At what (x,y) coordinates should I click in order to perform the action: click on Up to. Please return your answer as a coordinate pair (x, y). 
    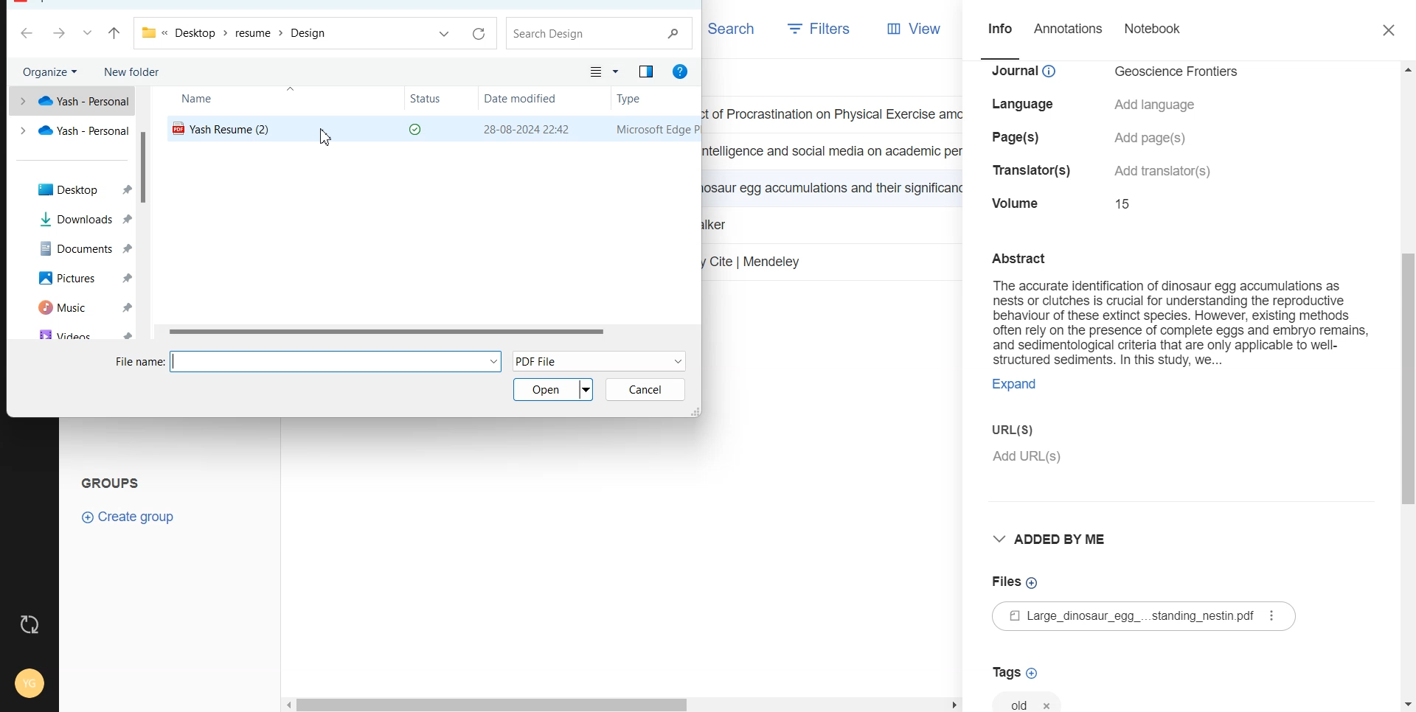
    Looking at the image, I should click on (114, 35).